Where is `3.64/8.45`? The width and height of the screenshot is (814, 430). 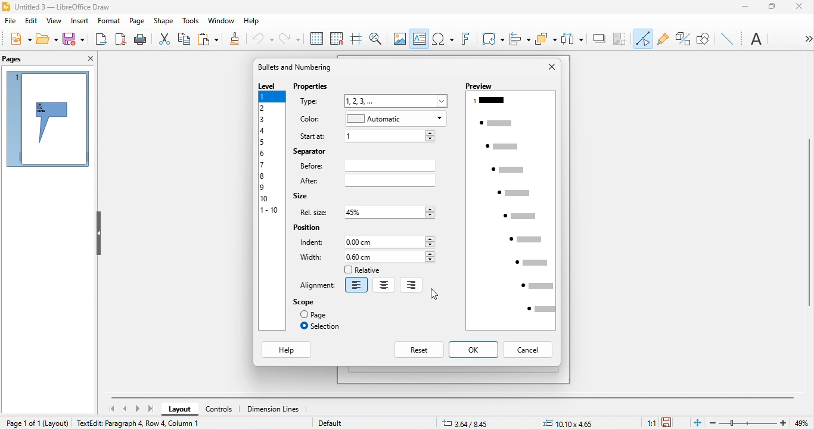
3.64/8.45 is located at coordinates (470, 423).